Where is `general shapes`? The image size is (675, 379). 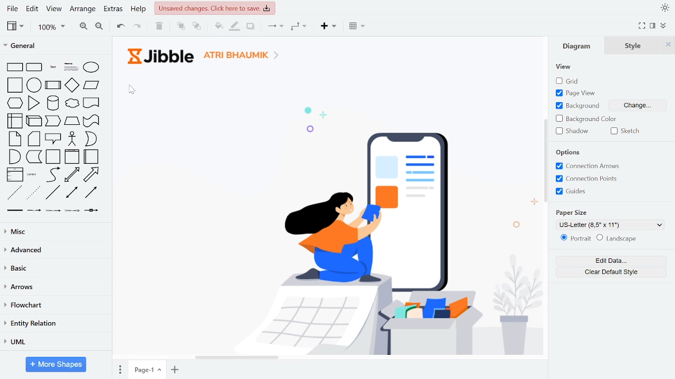
general shapes is located at coordinates (15, 119).